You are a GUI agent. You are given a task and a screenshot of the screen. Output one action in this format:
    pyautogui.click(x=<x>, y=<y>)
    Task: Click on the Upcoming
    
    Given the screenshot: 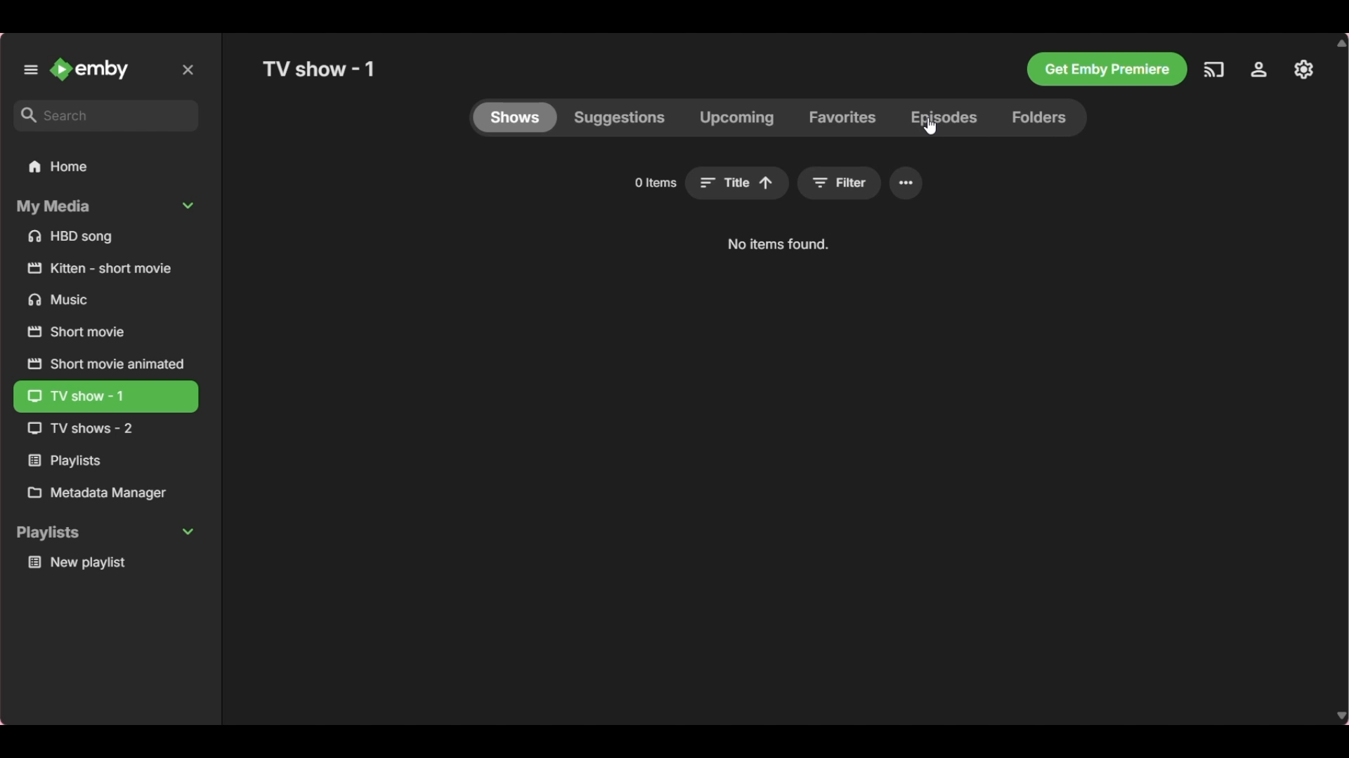 What is the action you would take?
    pyautogui.click(x=736, y=117)
    